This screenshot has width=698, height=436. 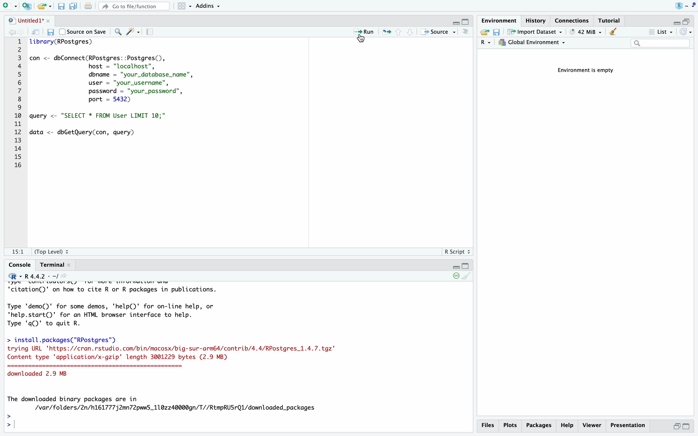 I want to click on 148 MiB, so click(x=587, y=32).